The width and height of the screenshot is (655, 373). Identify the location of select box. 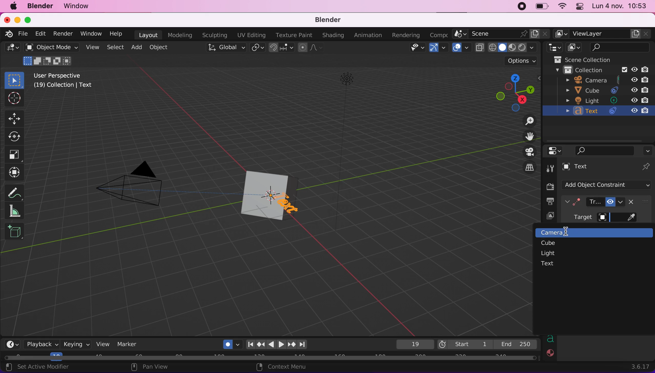
(15, 80).